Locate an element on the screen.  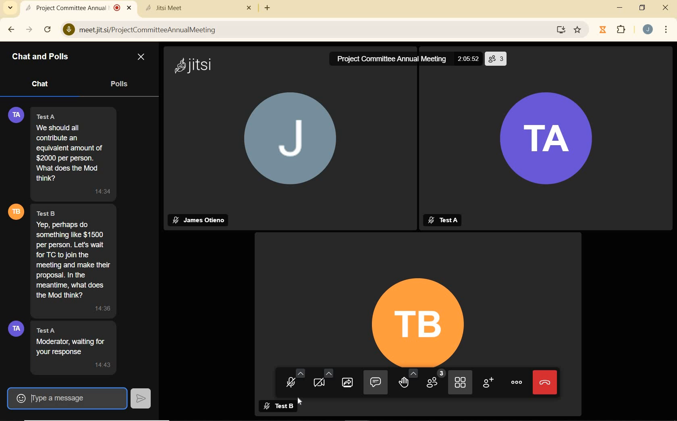
close is located at coordinates (666, 9).